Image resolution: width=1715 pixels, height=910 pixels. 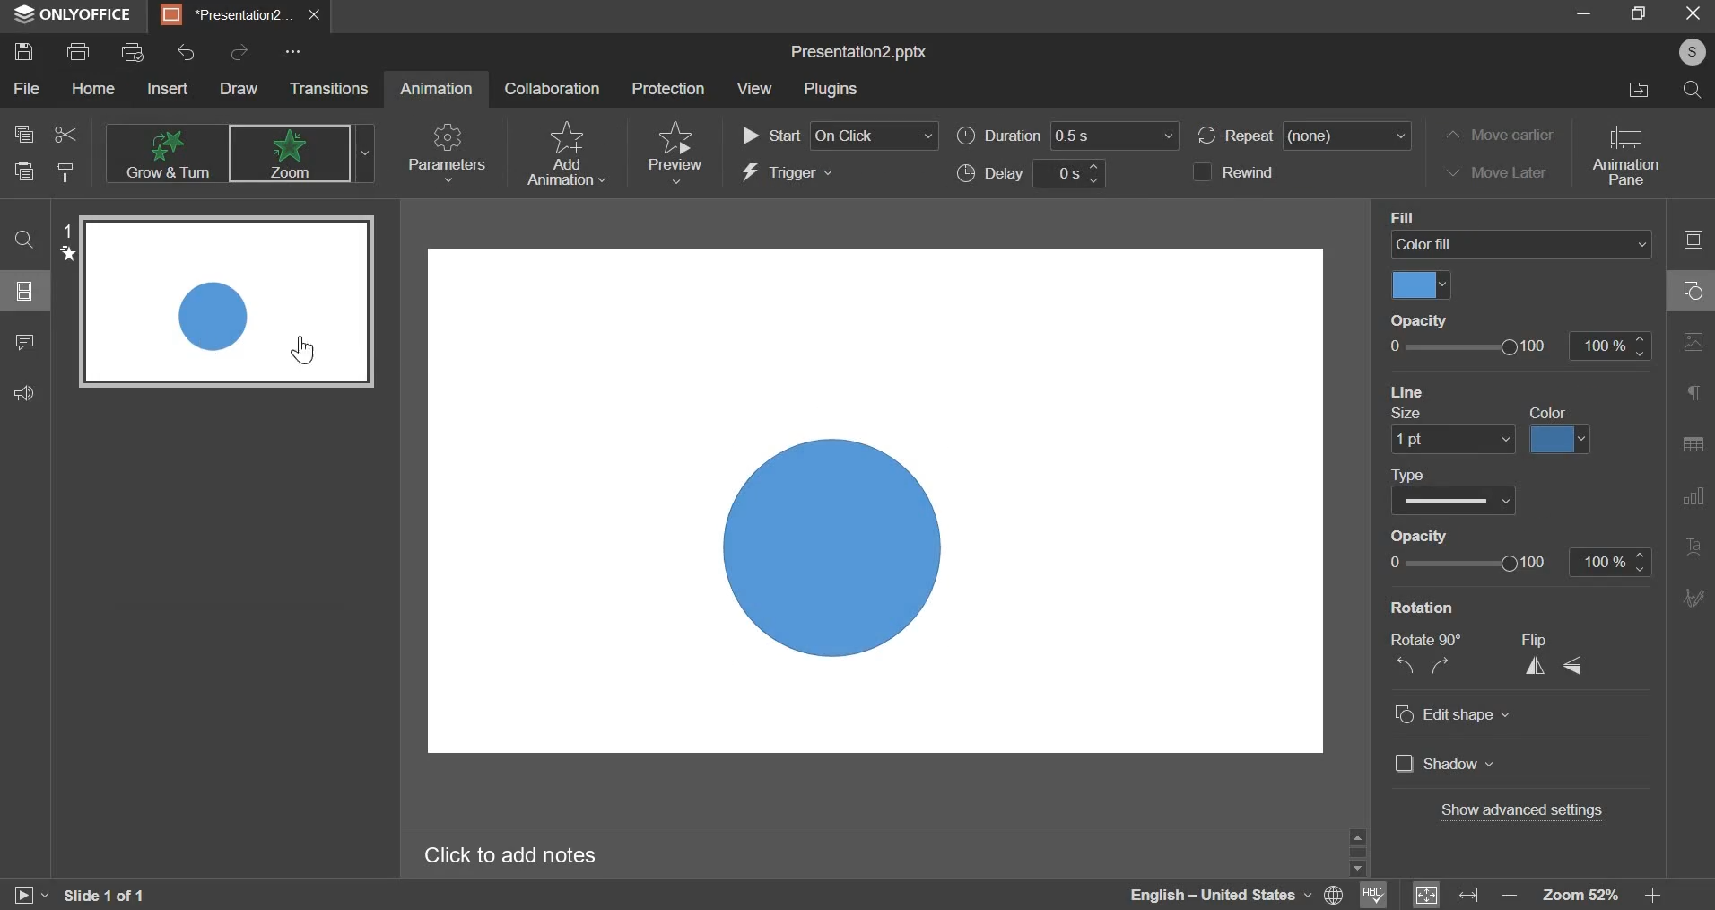 I want to click on 1, so click(x=59, y=243).